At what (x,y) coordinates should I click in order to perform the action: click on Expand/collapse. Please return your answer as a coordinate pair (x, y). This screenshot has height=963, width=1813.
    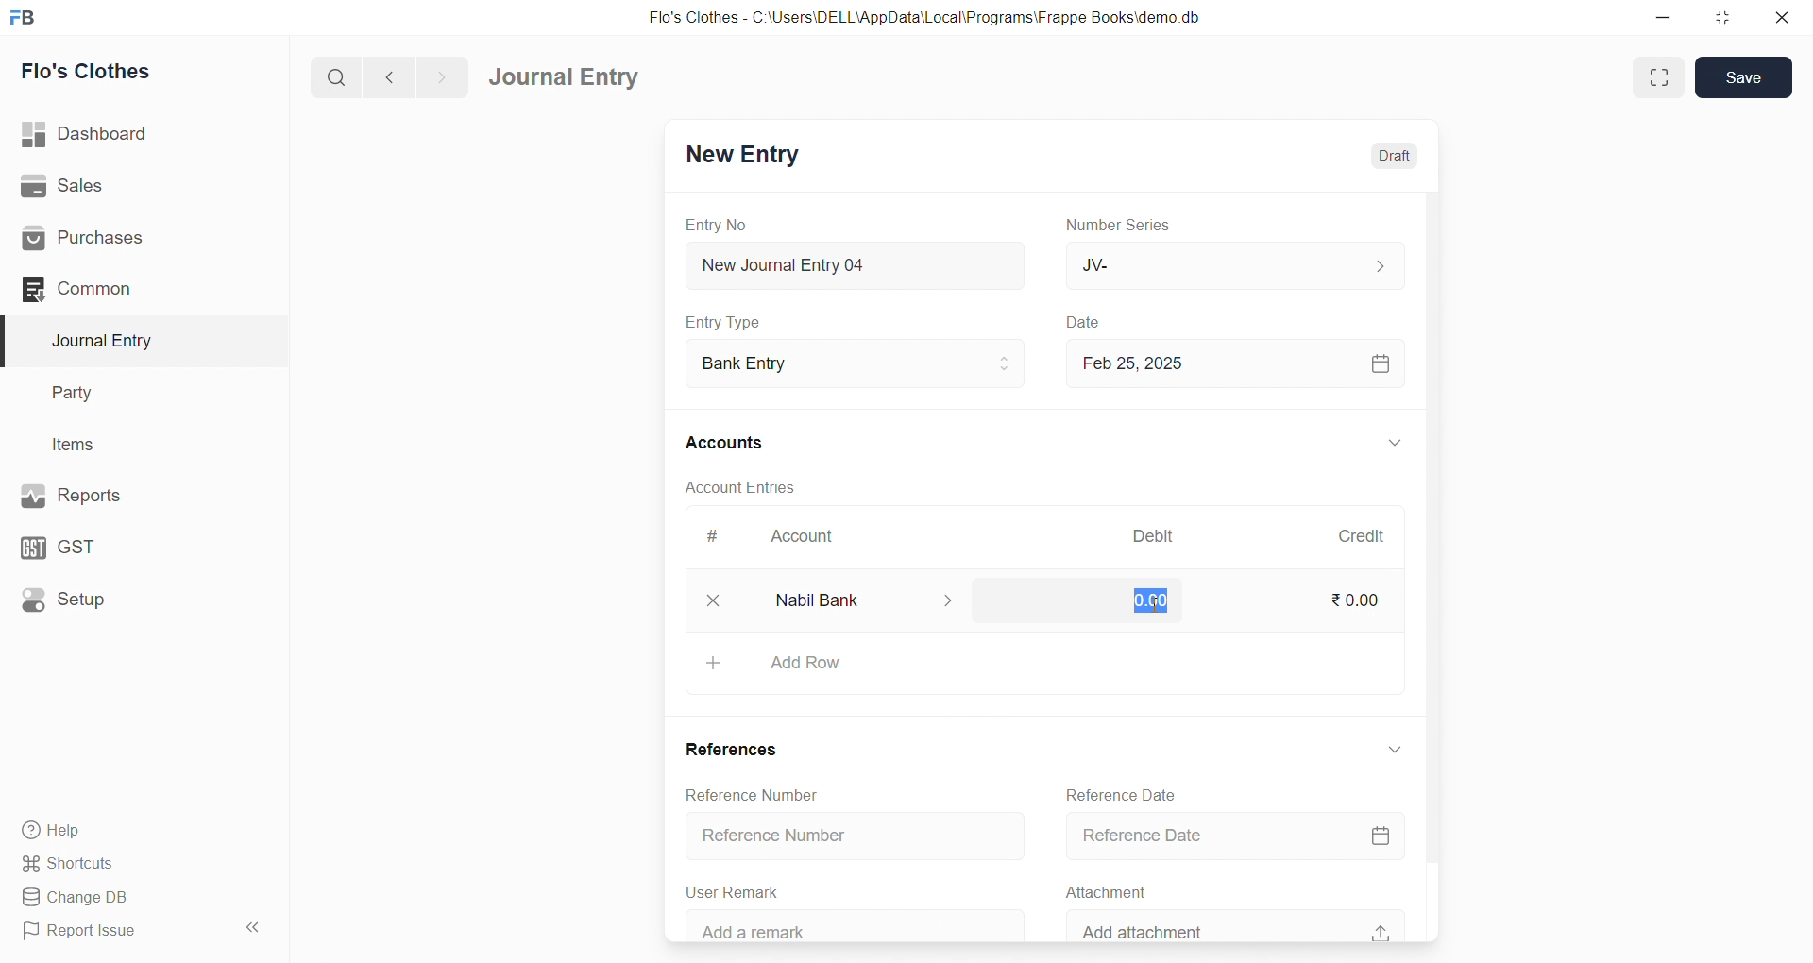
    Looking at the image, I should click on (1383, 749).